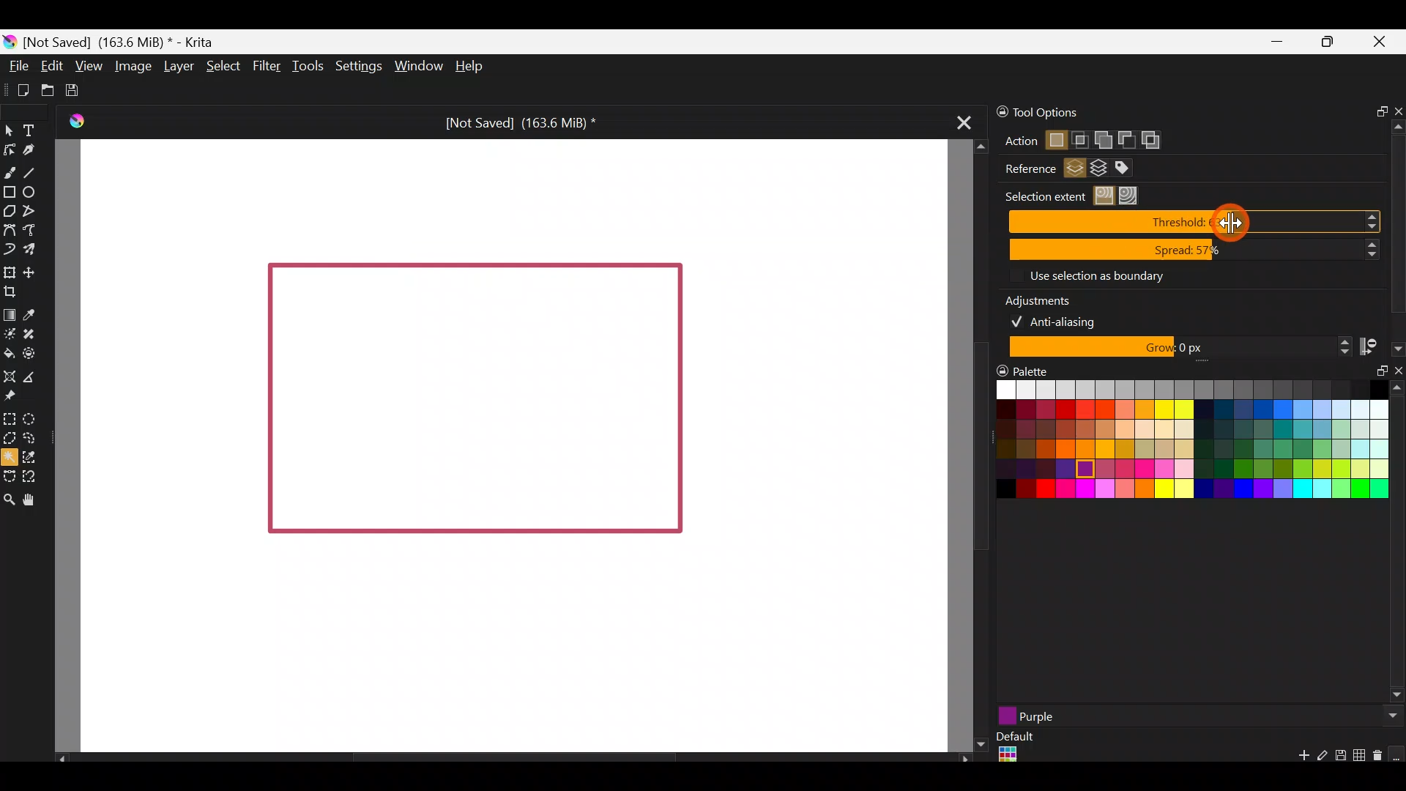 Image resolution: width=1406 pixels, height=791 pixels. Describe the element at coordinates (1375, 377) in the screenshot. I see `Float docker` at that location.